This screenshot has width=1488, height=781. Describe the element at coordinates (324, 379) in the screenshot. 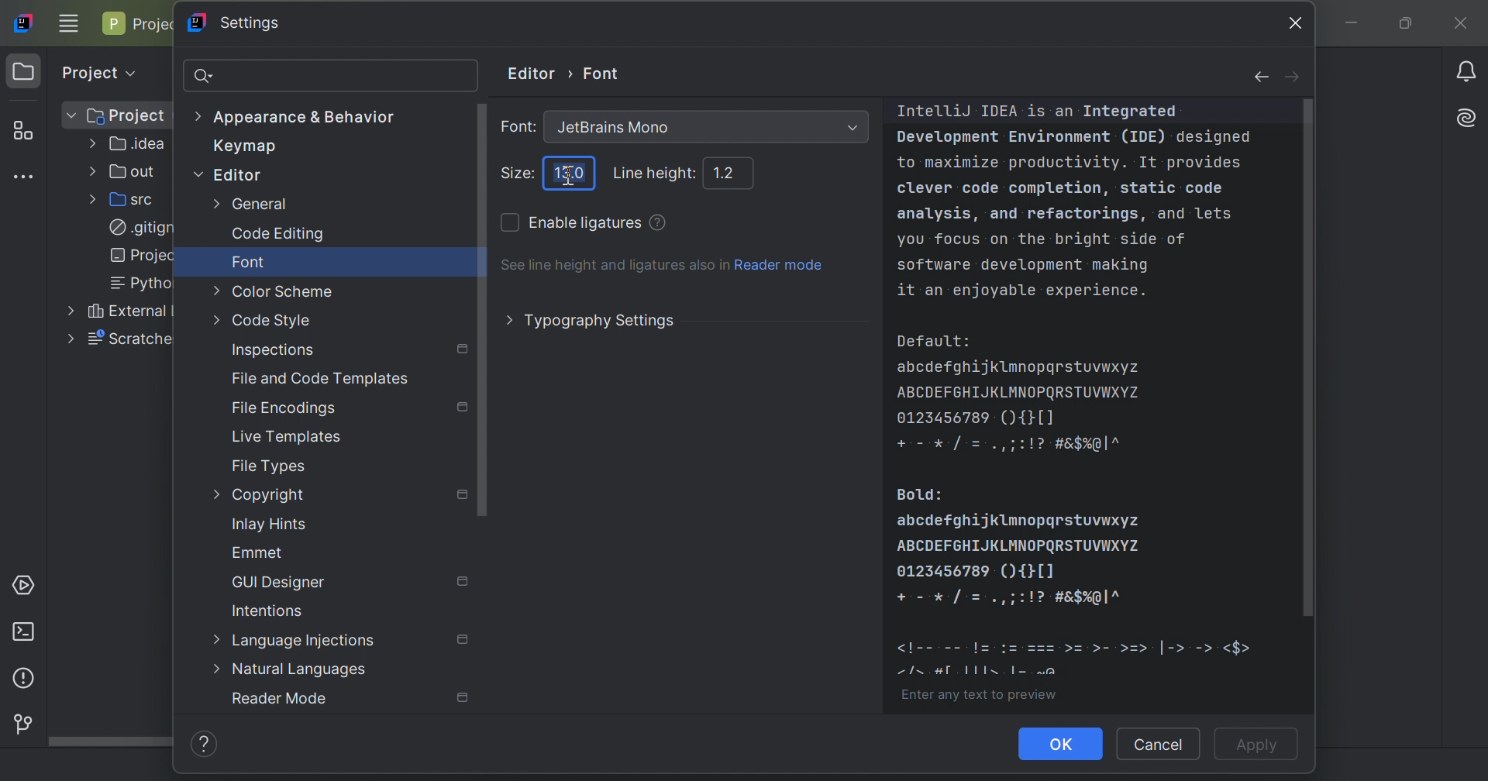

I see `File and Code Templates` at that location.